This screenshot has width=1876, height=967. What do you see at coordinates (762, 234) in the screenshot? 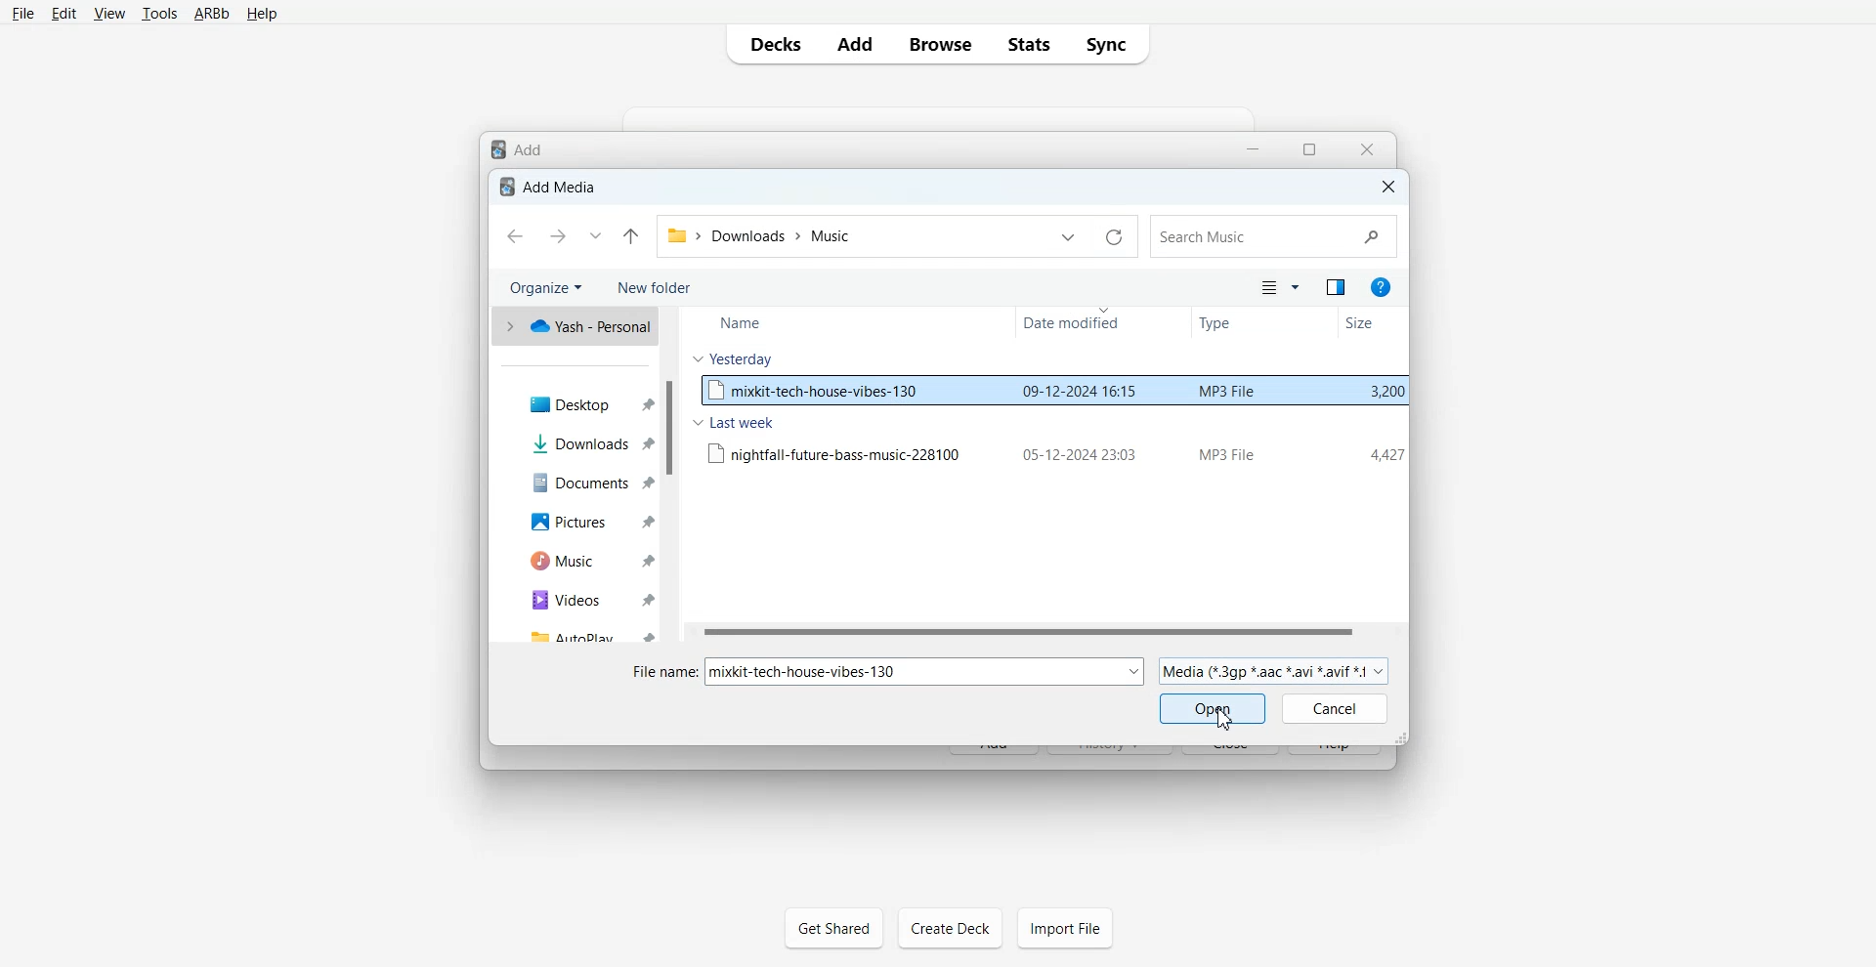
I see `File Path Address` at bounding box center [762, 234].